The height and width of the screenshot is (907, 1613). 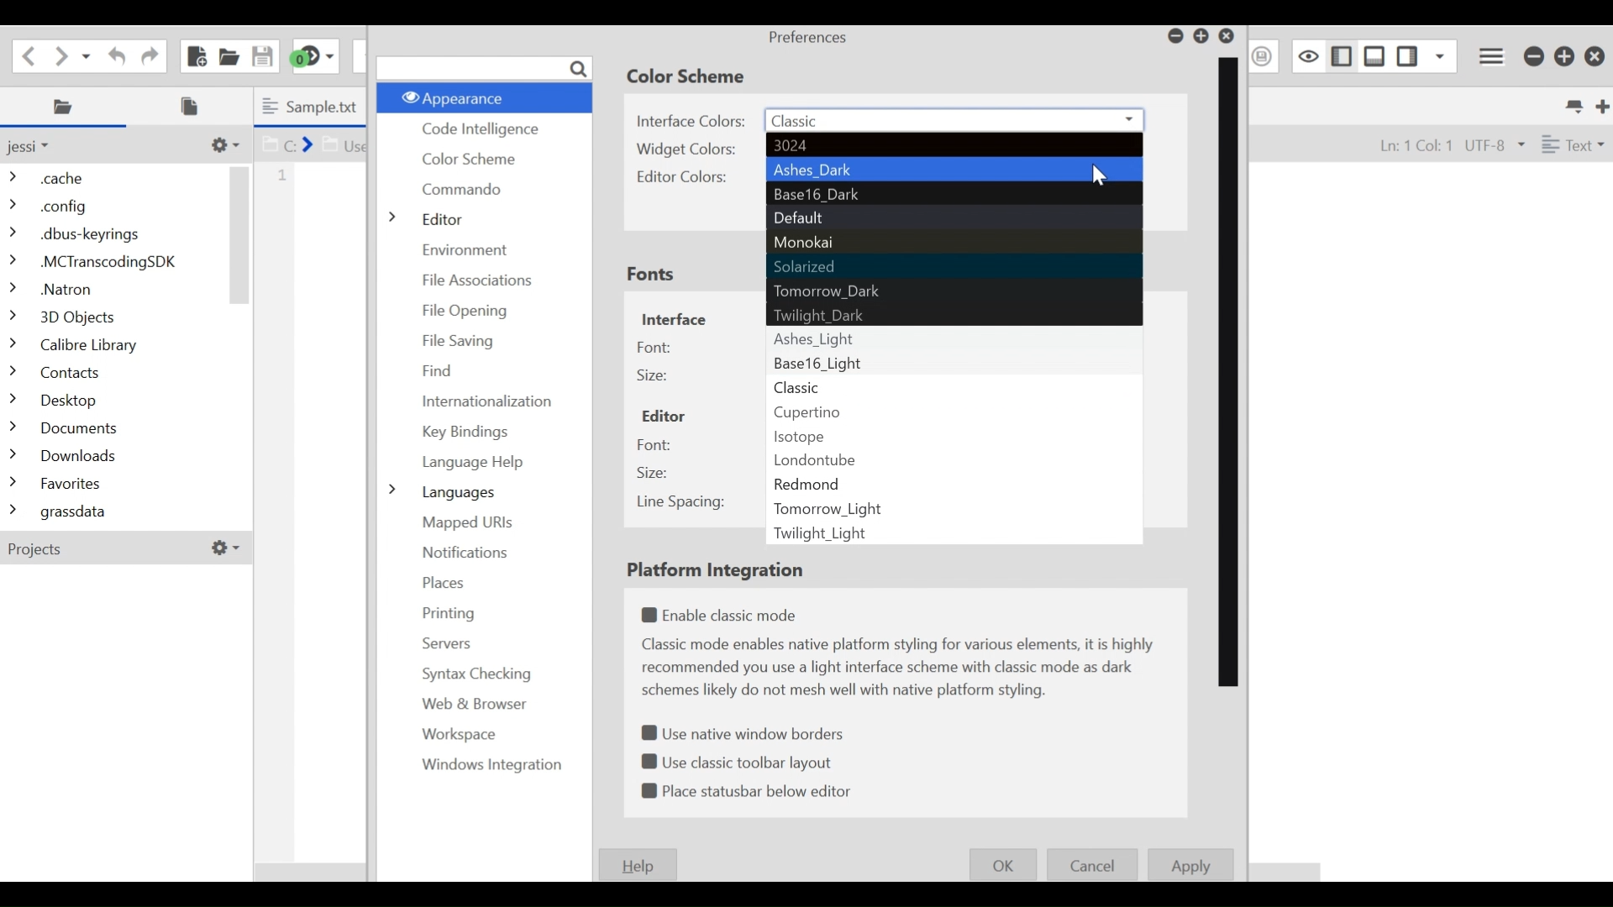 I want to click on (un)select Enable classic mode, so click(x=724, y=616).